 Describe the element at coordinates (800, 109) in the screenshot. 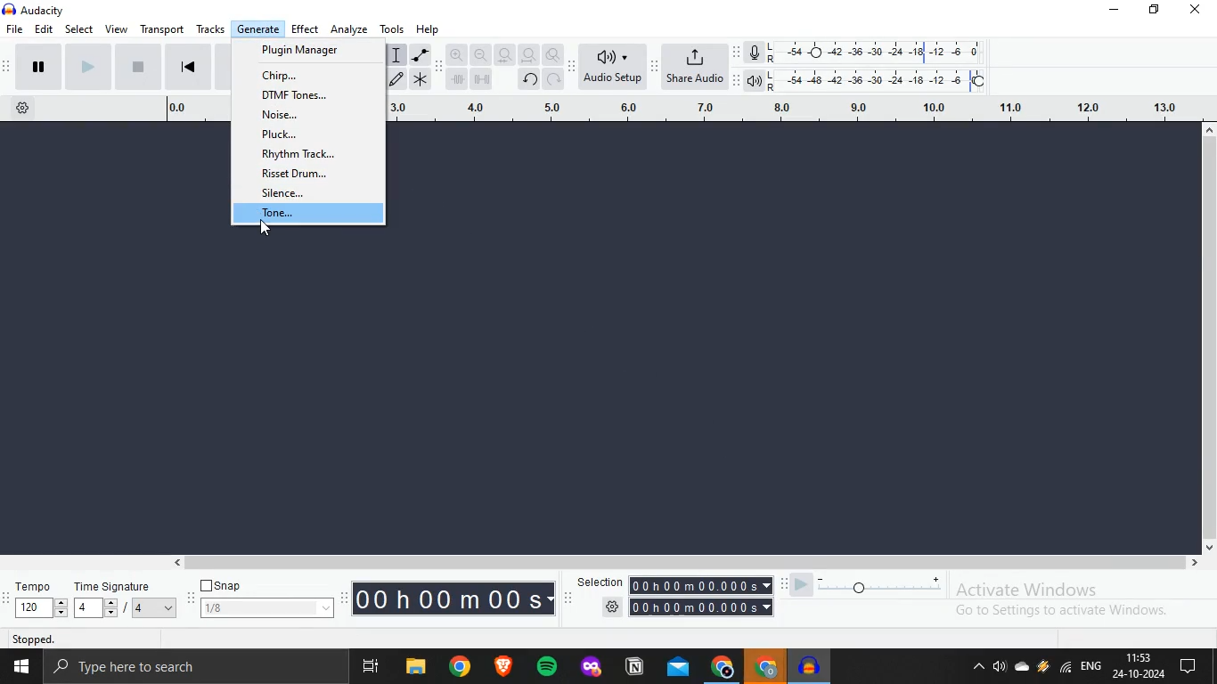

I see `3.0 40 20 60 Led 80 20 10.0 10 120 130
| 1 a NT Cl` at that location.